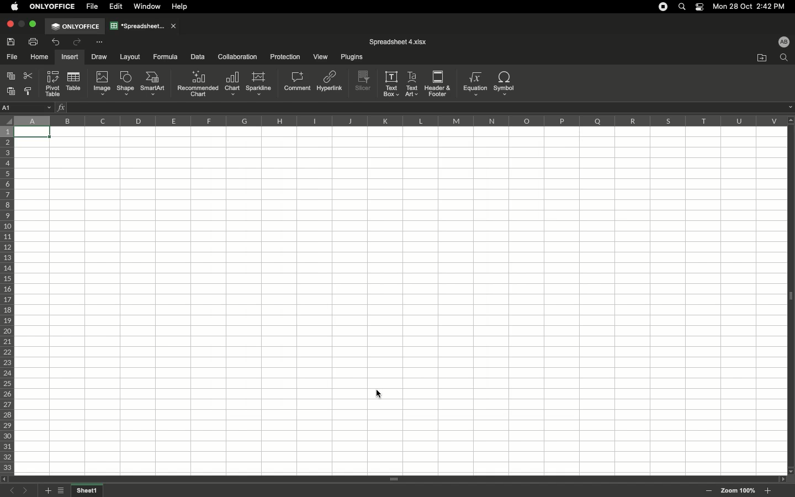 Image resolution: width=795 pixels, height=497 pixels. Describe the element at coordinates (53, 7) in the screenshot. I see `OnlyOffice` at that location.